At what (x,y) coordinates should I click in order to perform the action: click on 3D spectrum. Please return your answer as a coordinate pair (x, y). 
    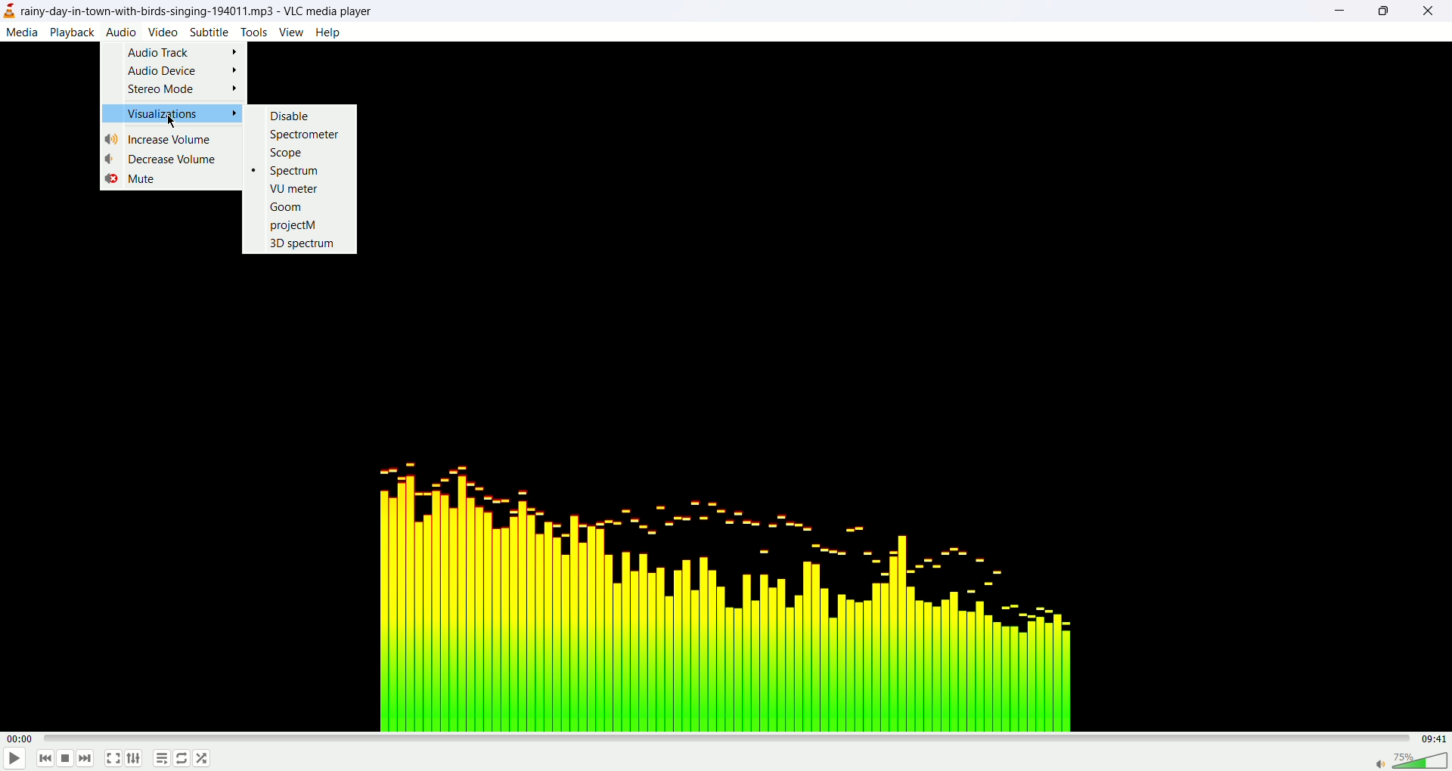
    Looking at the image, I should click on (304, 243).